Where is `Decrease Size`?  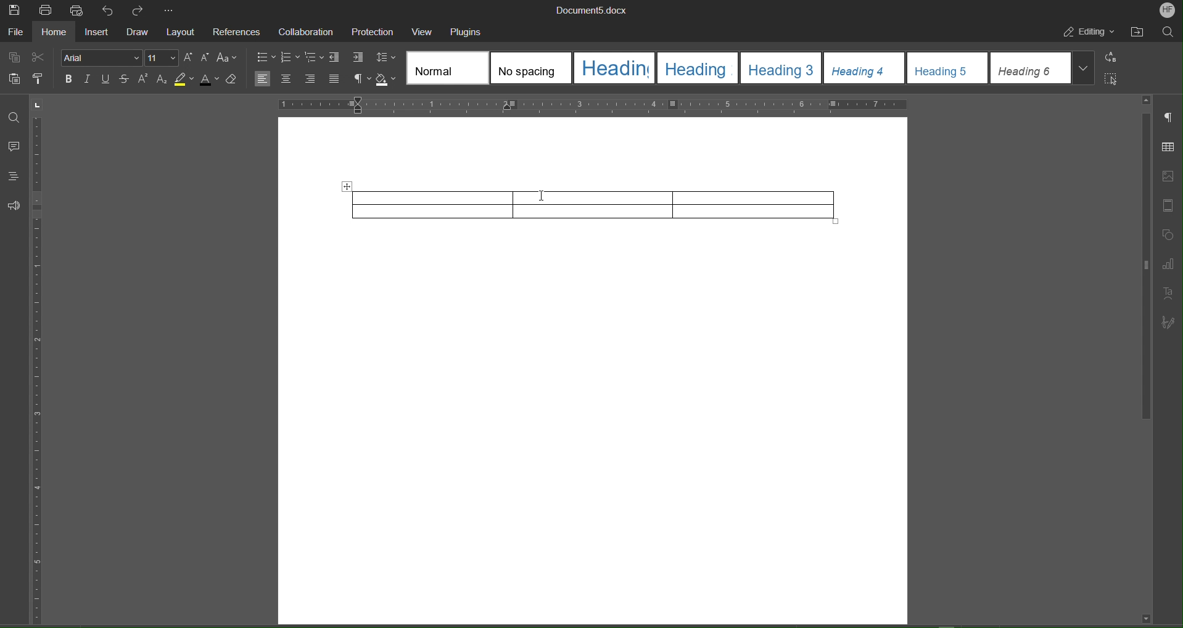
Decrease Size is located at coordinates (205, 58).